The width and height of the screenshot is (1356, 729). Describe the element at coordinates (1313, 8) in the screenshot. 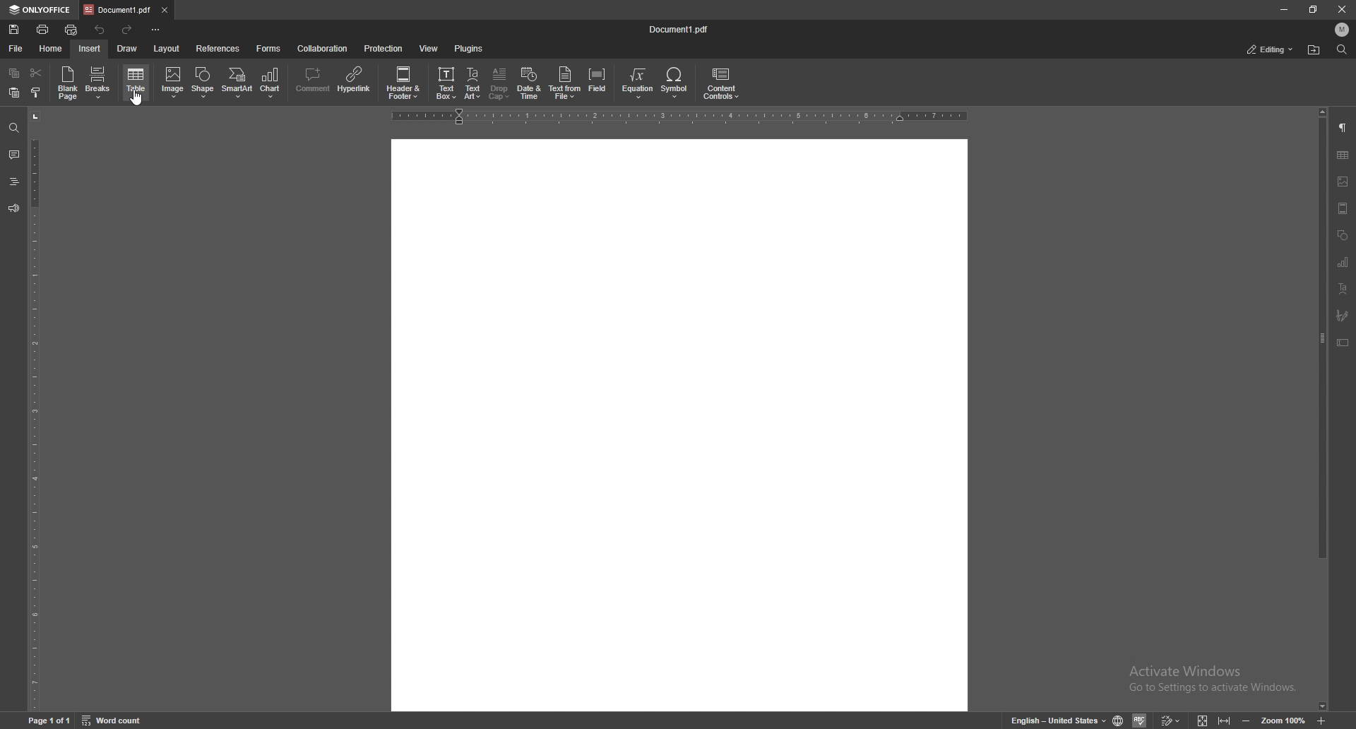

I see `resize` at that location.